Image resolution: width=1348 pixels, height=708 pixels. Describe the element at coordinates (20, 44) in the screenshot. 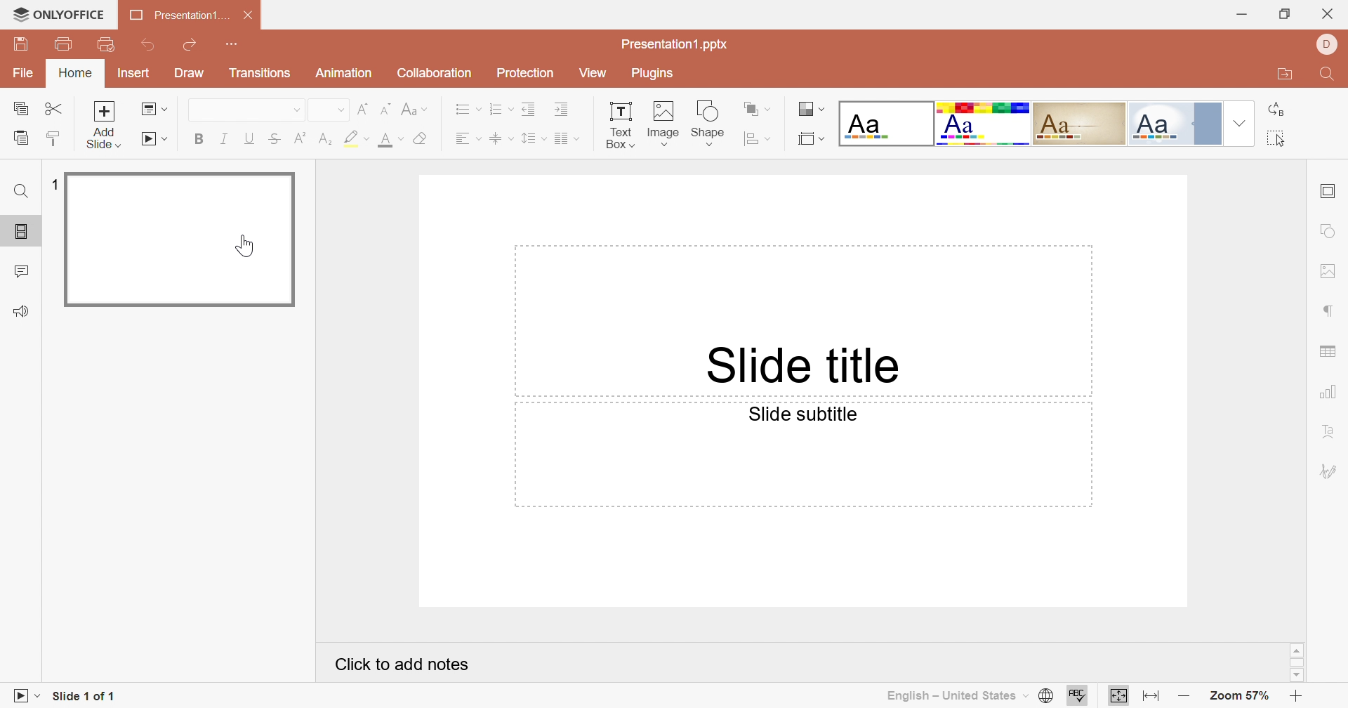

I see `Save` at that location.